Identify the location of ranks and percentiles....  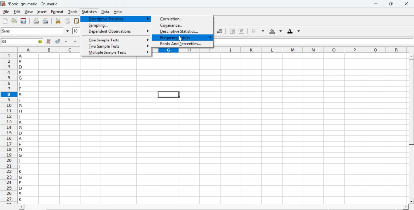
(181, 44).